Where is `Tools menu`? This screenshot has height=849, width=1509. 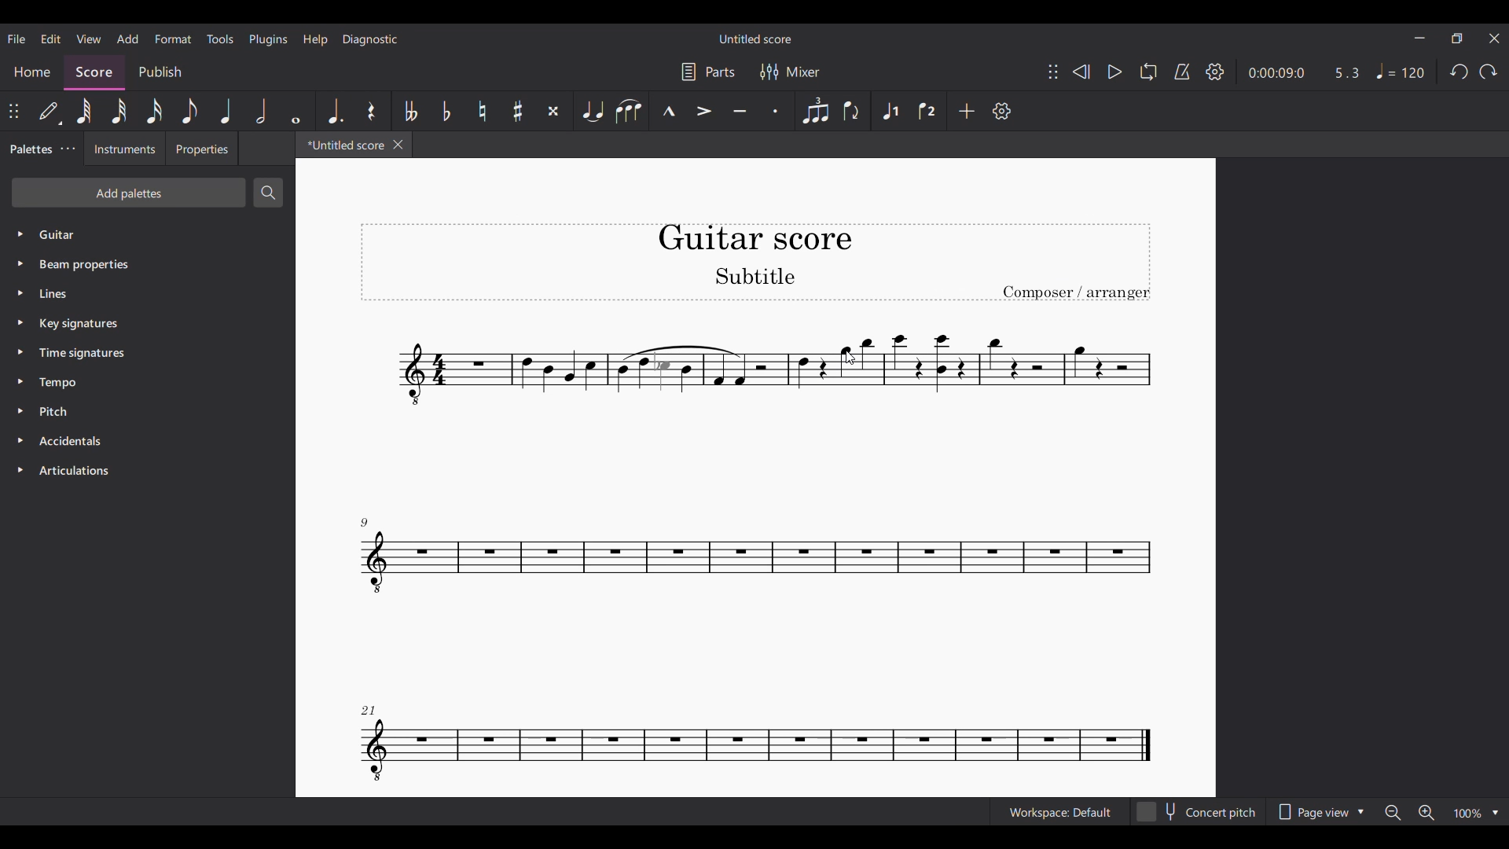 Tools menu is located at coordinates (219, 39).